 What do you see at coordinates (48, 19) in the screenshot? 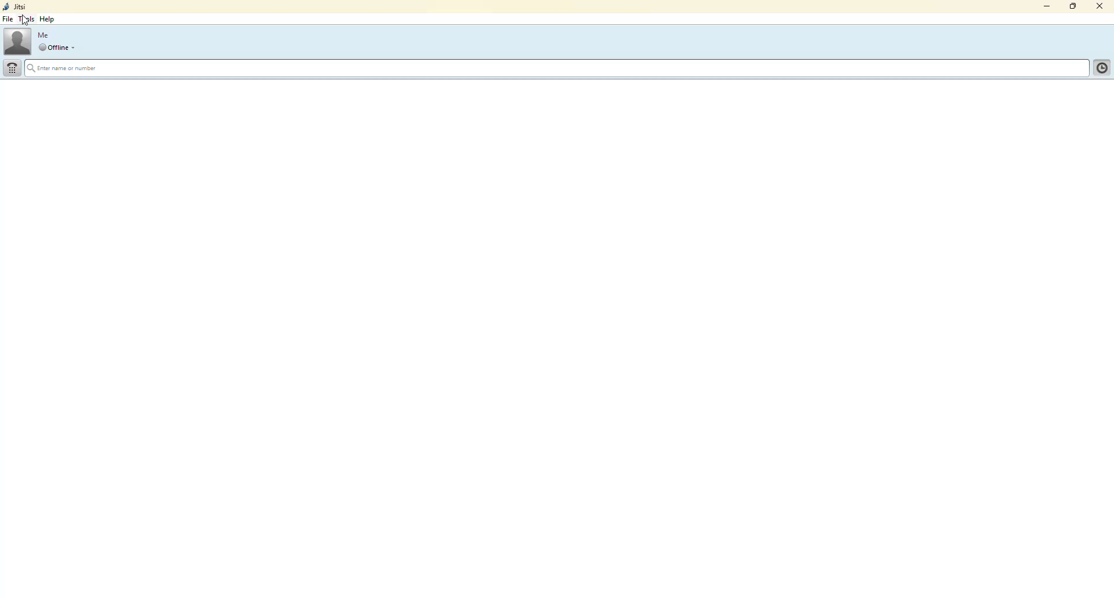
I see `help` at bounding box center [48, 19].